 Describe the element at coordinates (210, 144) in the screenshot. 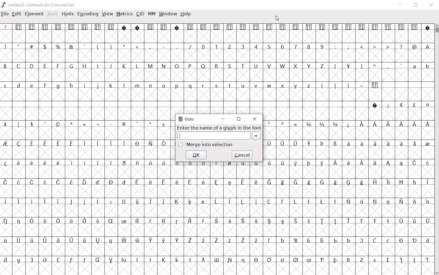

I see `Merge into selection` at that location.